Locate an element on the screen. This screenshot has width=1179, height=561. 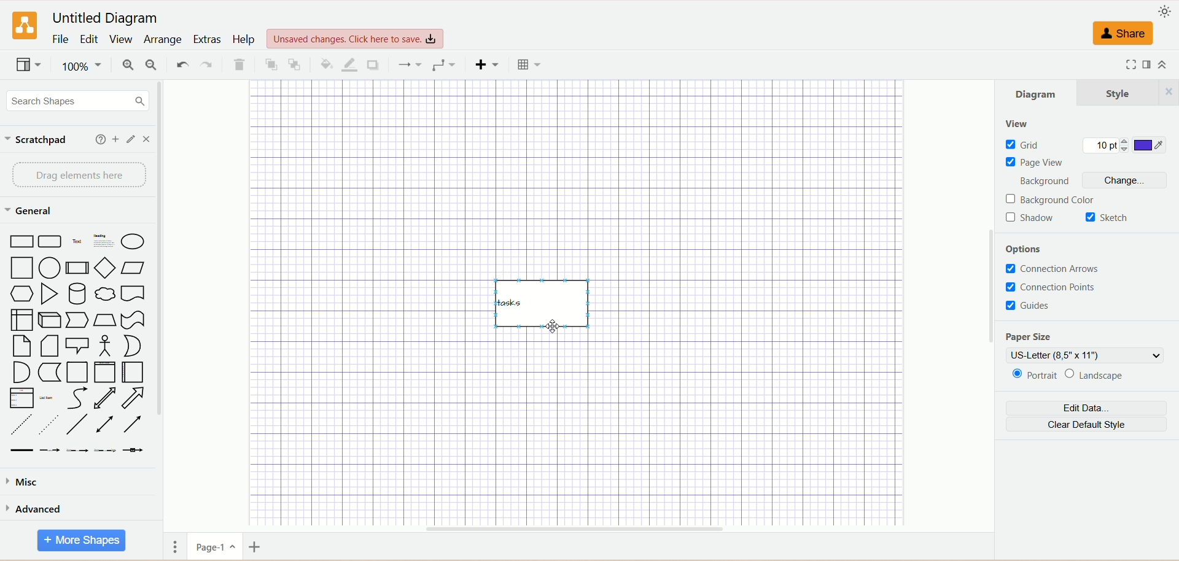
Triangle is located at coordinates (49, 294).